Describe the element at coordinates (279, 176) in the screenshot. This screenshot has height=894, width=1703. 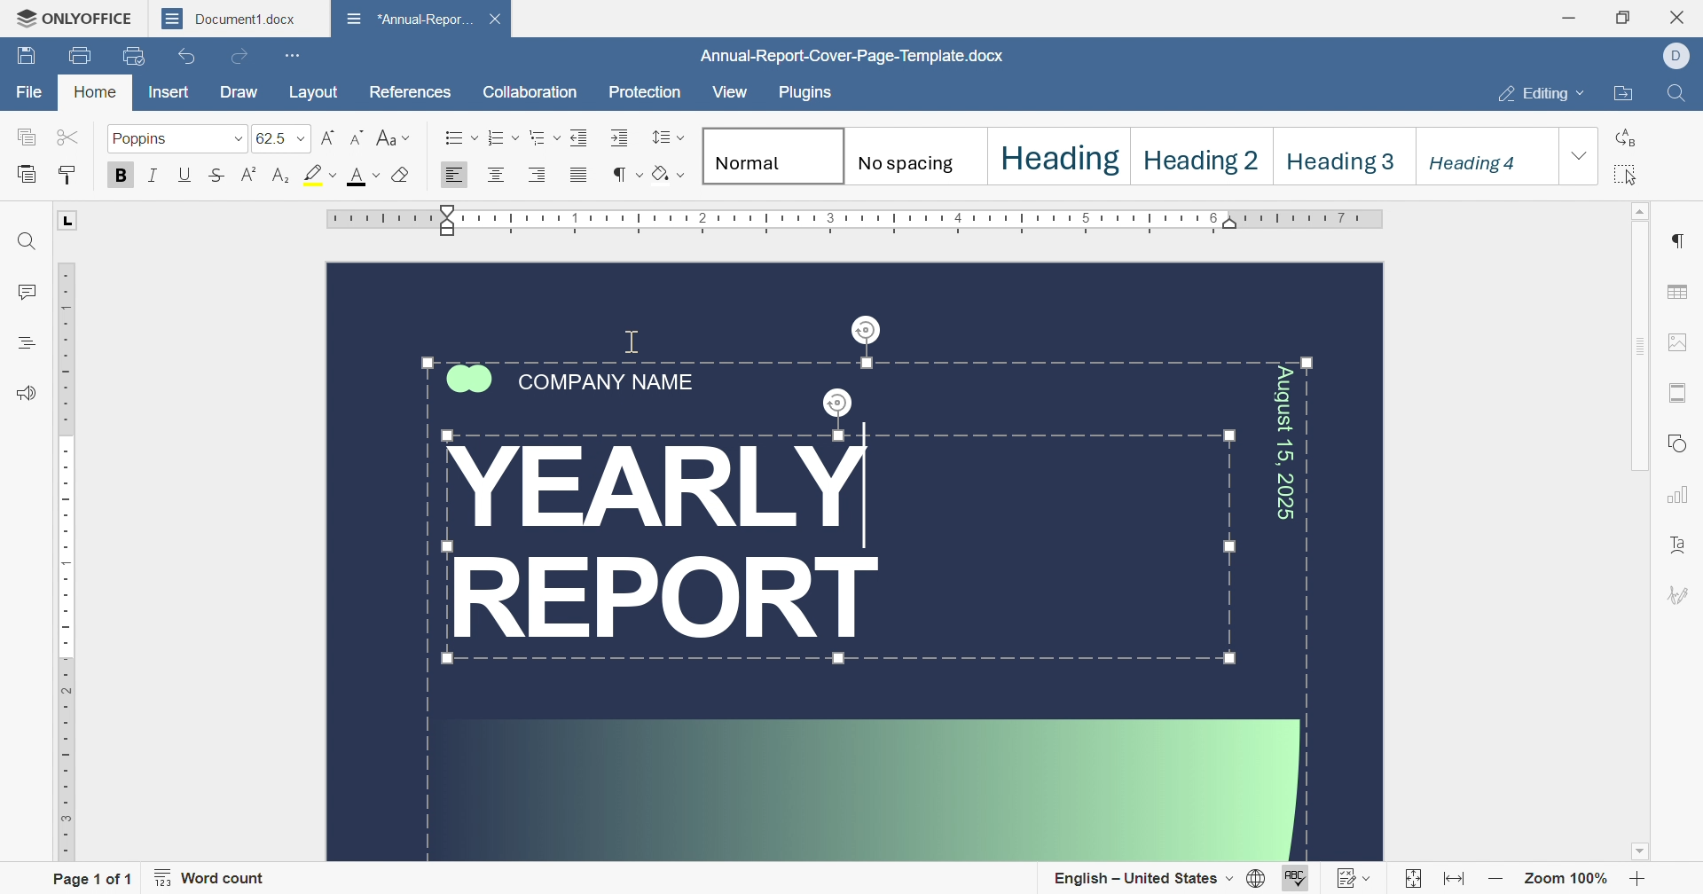
I see `subscript` at that location.